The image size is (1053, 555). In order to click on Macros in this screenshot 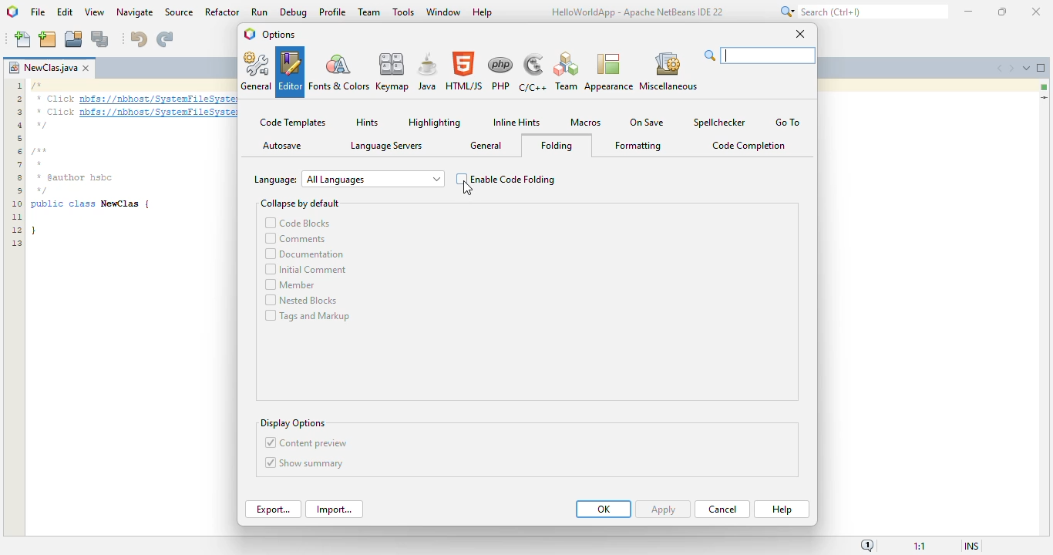, I will do `click(587, 123)`.